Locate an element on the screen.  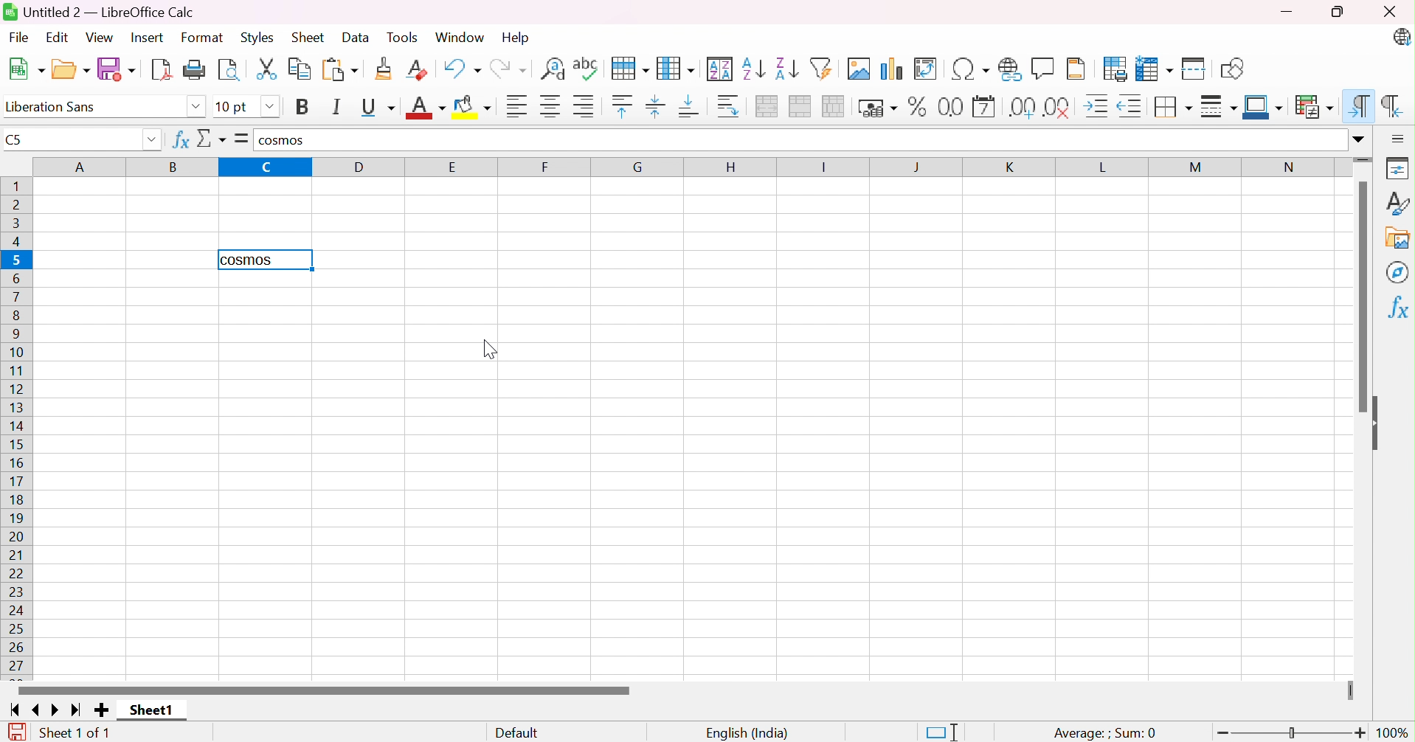
Column is located at coordinates (678, 67).